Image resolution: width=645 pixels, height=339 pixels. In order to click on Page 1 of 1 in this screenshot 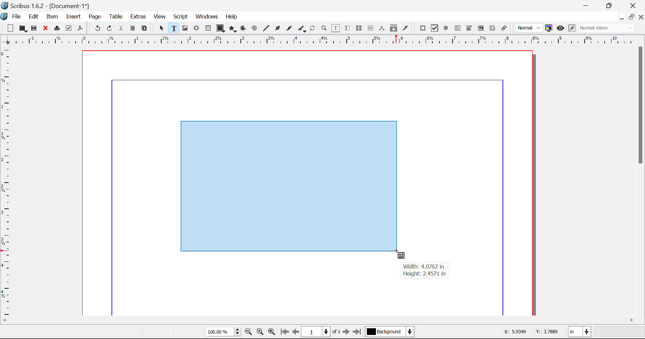, I will do `click(322, 332)`.